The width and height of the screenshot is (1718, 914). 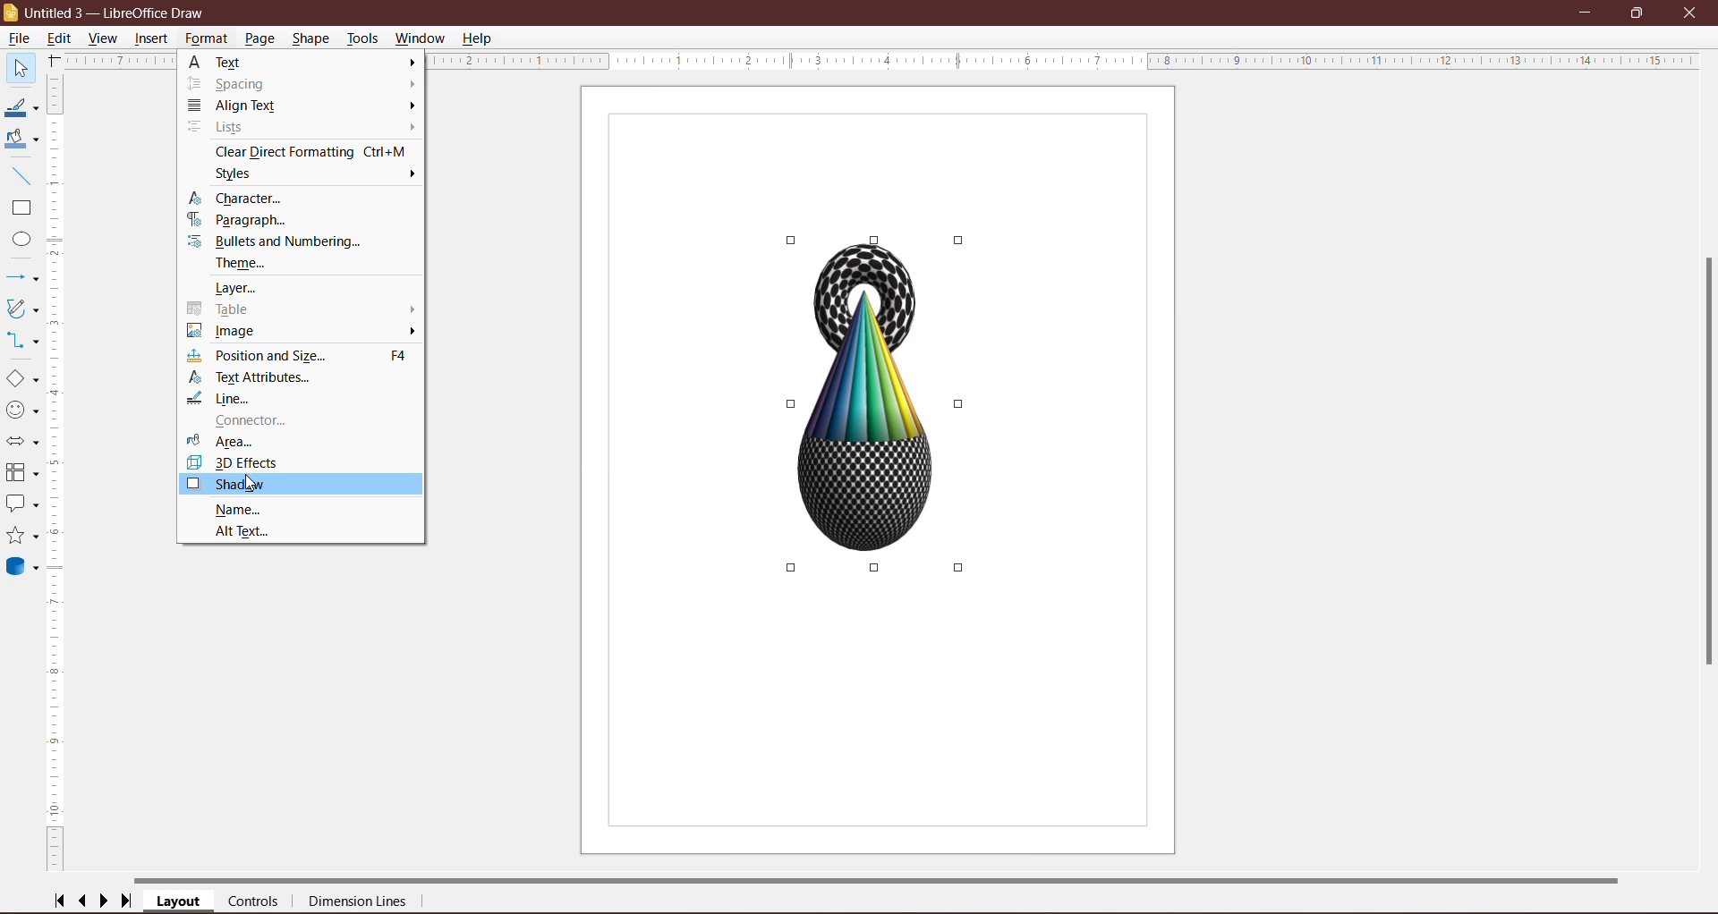 I want to click on Close, so click(x=1693, y=13).